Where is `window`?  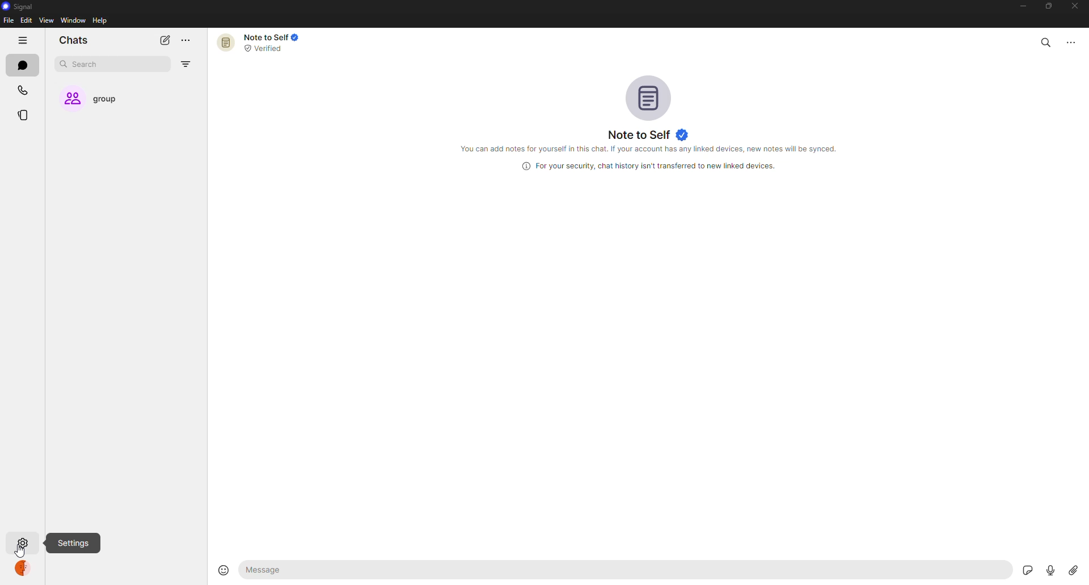
window is located at coordinates (74, 21).